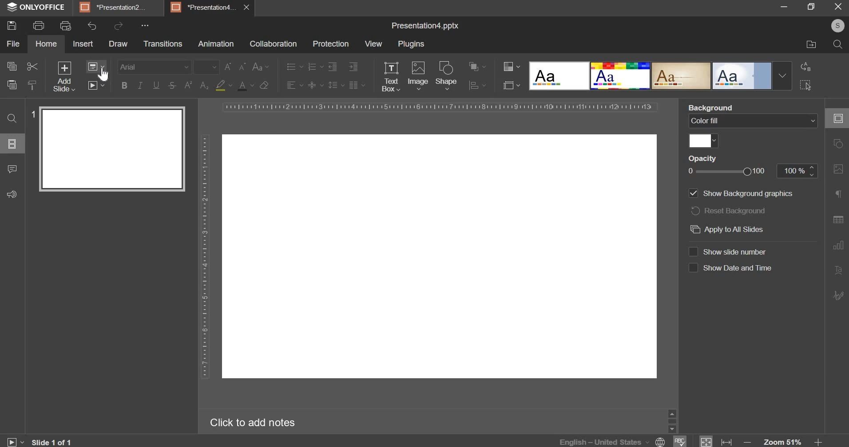  What do you see at coordinates (156, 85) in the screenshot?
I see `underline` at bounding box center [156, 85].